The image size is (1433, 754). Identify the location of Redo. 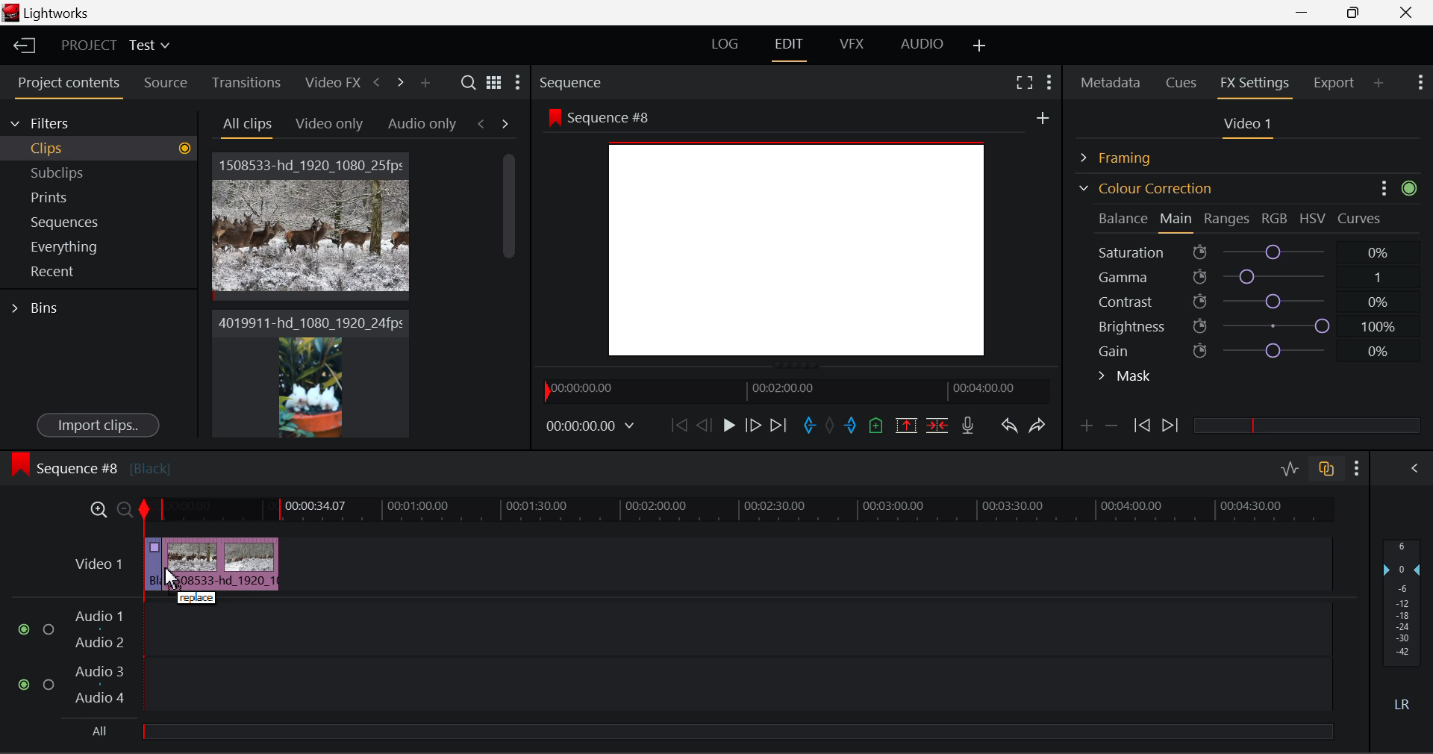
(1037, 425).